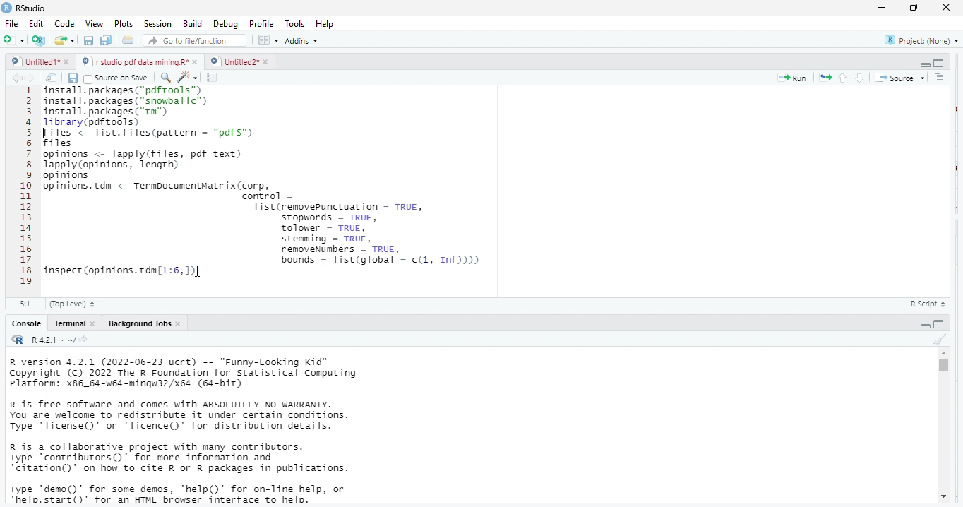  Describe the element at coordinates (939, 338) in the screenshot. I see `clear console` at that location.